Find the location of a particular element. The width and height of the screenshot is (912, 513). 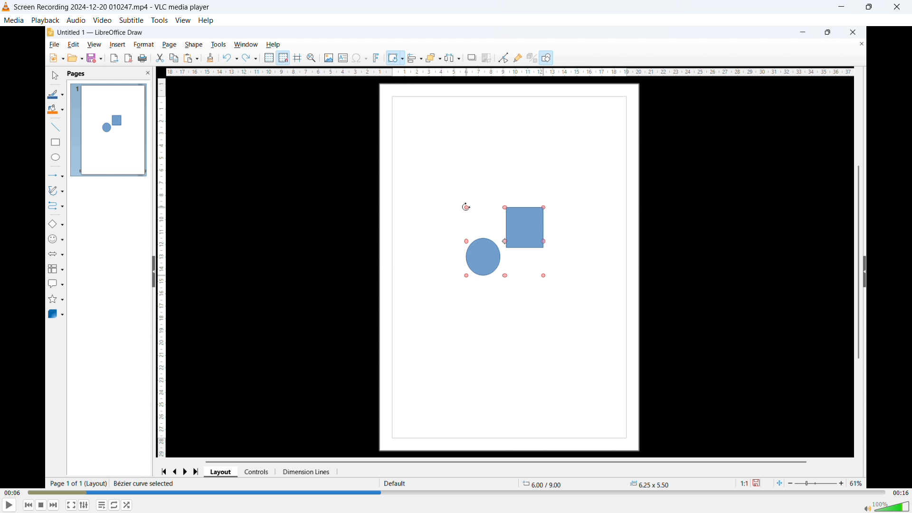

Subtitle  is located at coordinates (131, 20).